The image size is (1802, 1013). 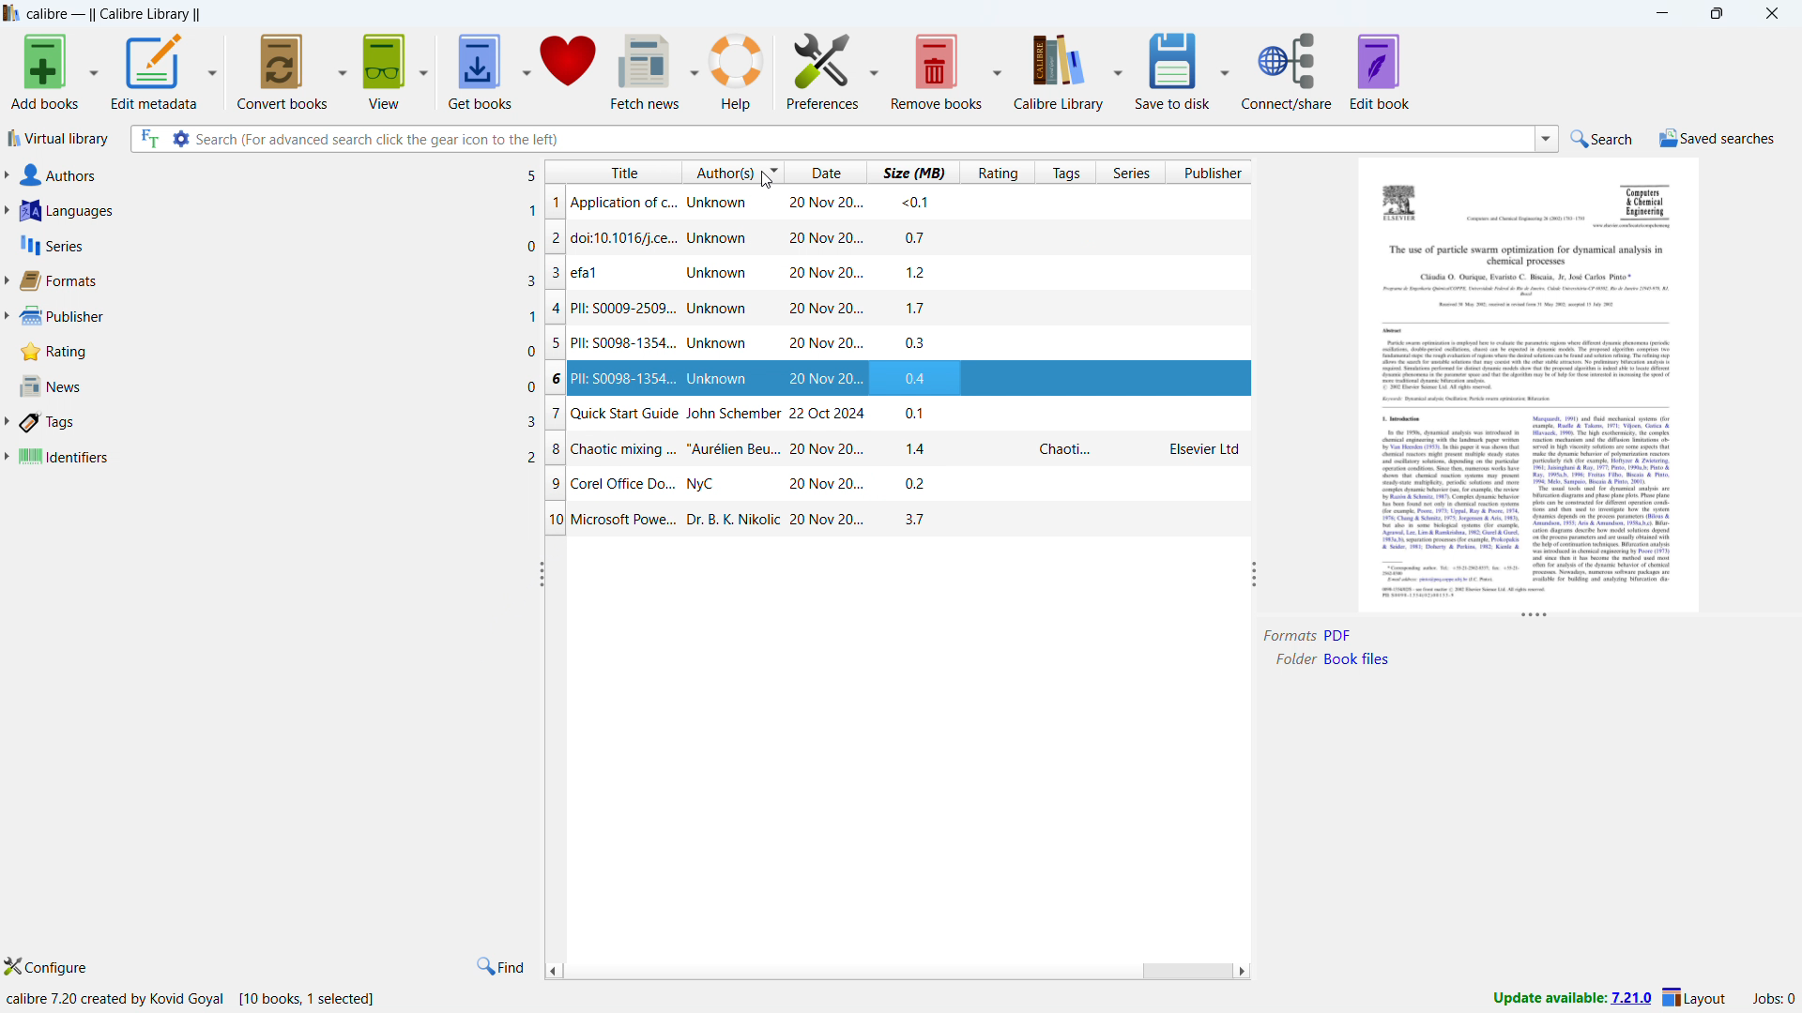 What do you see at coordinates (424, 72) in the screenshot?
I see `view options` at bounding box center [424, 72].